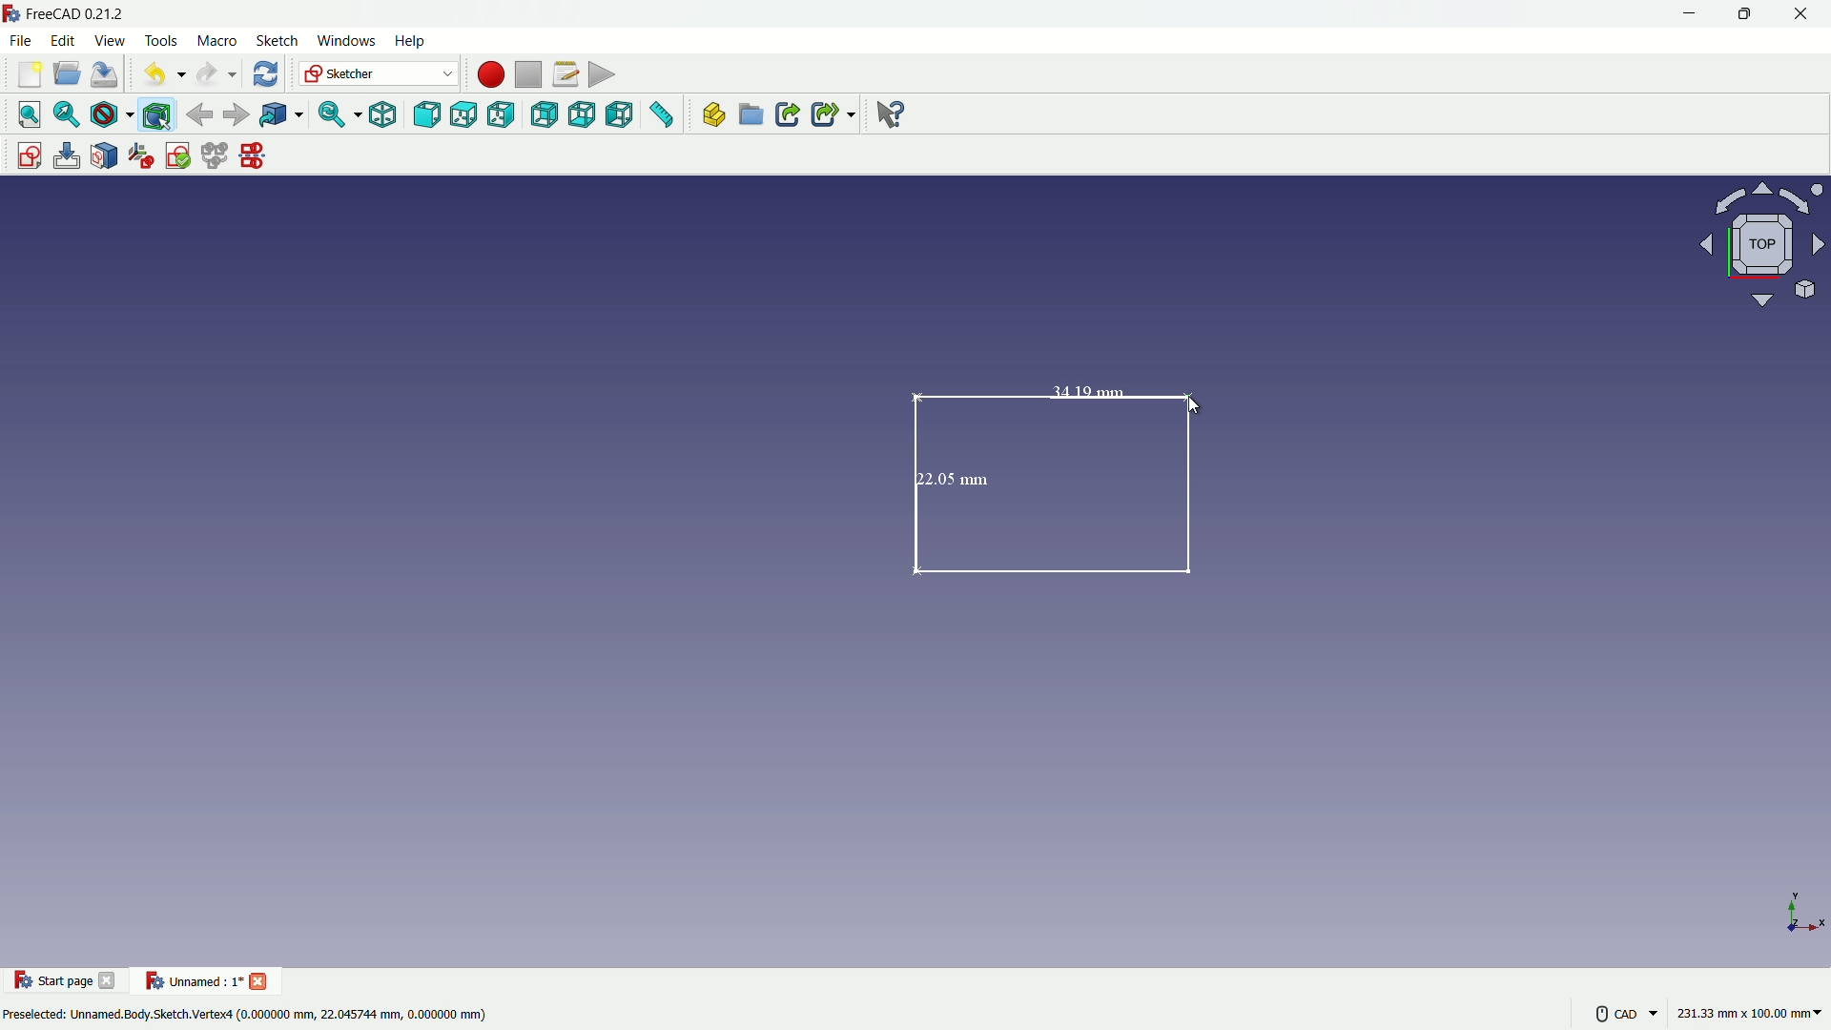 The width and height of the screenshot is (1831, 1030). I want to click on mirror sketches, so click(252, 157).